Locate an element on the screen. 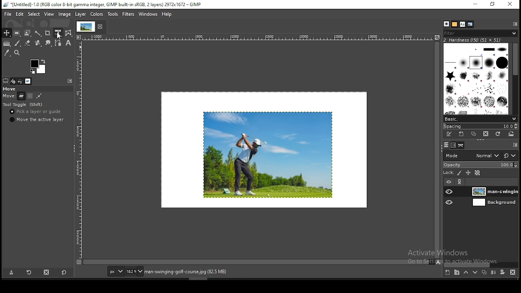 This screenshot has width=521, height=293. *[untitled]-1.0(rgb color 8-bit gamma integer, gimp built-in sRGB, 2 layers) 2972x1672 - gimp is located at coordinates (103, 5).